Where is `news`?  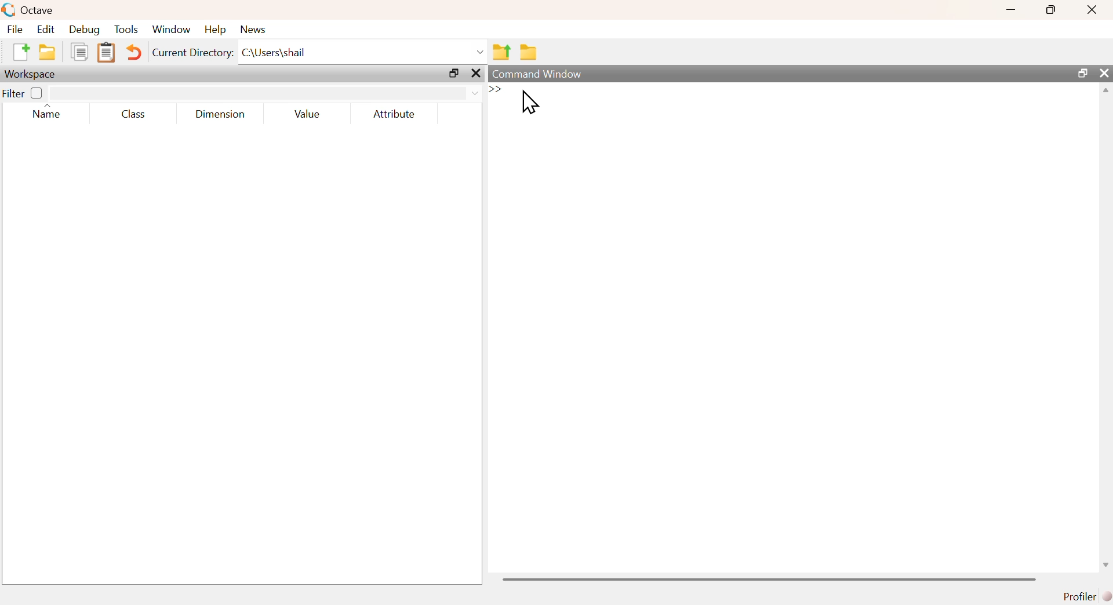
news is located at coordinates (259, 29).